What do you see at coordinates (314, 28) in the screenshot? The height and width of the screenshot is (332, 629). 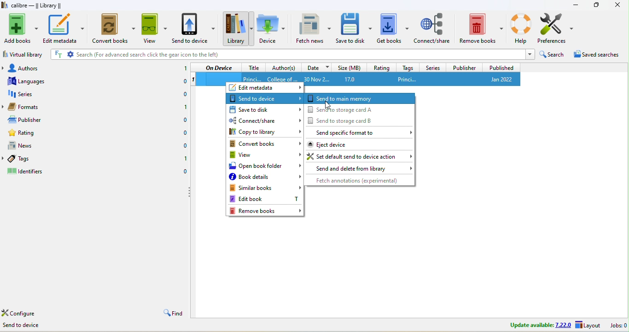 I see `fetch news` at bounding box center [314, 28].